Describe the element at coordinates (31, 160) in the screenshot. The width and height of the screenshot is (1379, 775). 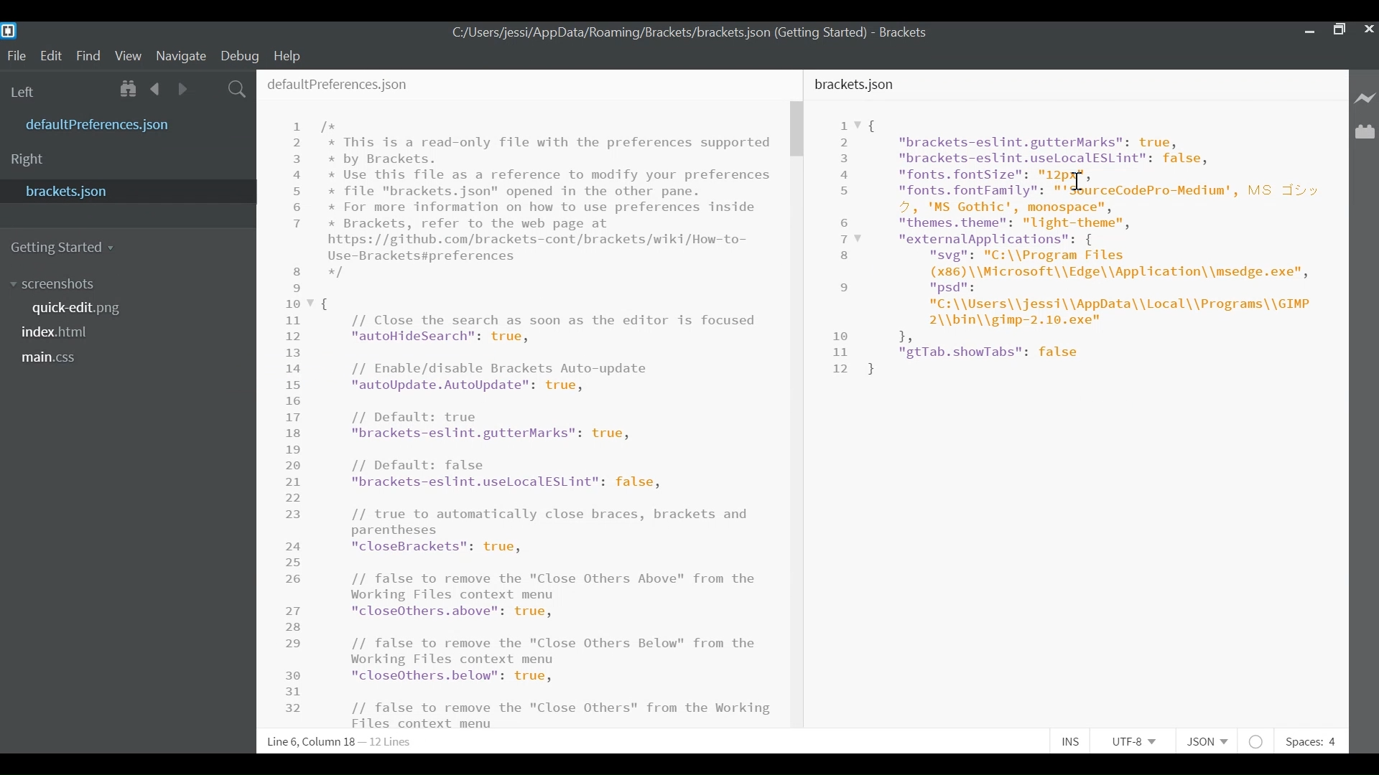
I see `Right` at that location.